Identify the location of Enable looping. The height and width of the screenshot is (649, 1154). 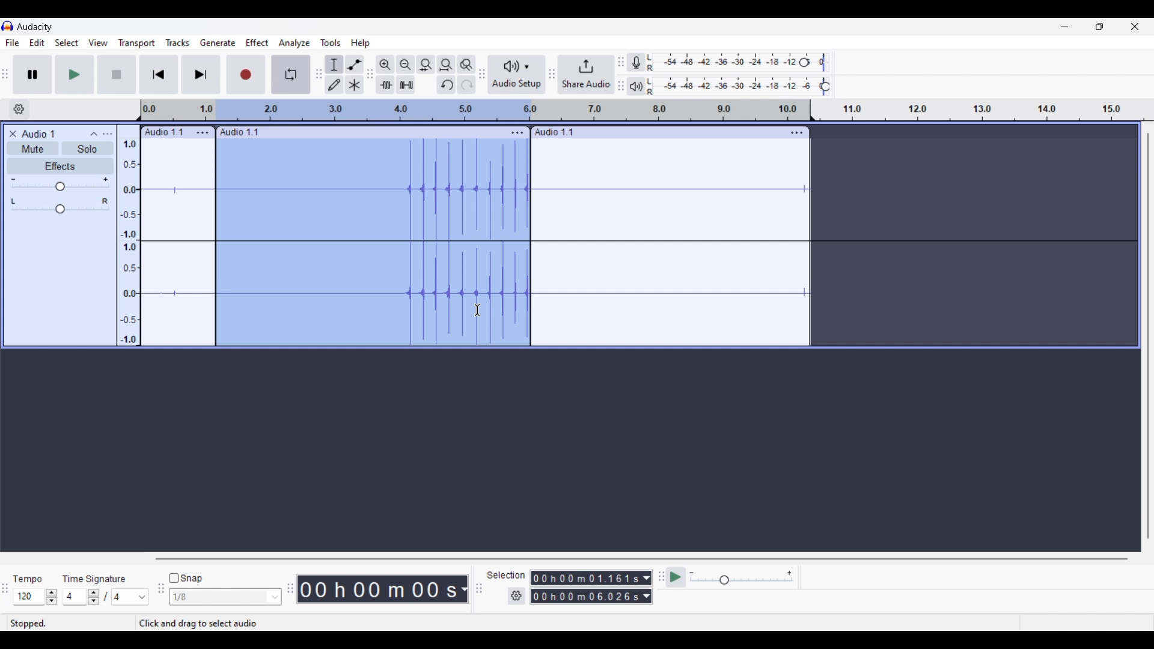
(292, 75).